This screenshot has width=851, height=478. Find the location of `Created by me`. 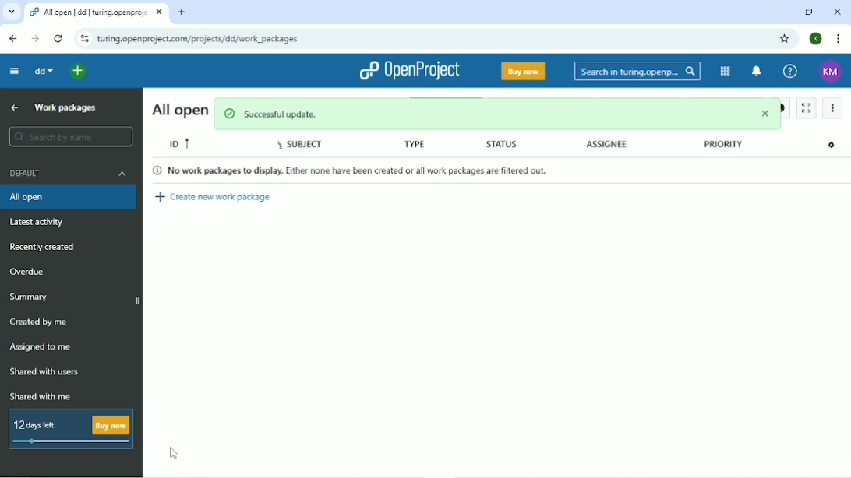

Created by me is located at coordinates (38, 321).